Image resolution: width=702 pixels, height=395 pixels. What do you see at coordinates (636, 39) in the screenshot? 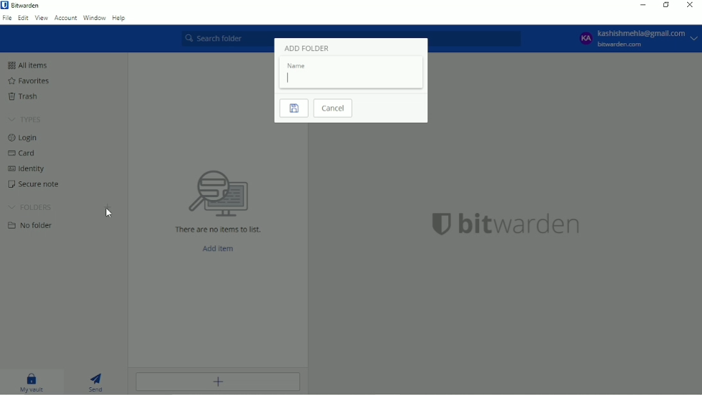
I see `Account options` at bounding box center [636, 39].